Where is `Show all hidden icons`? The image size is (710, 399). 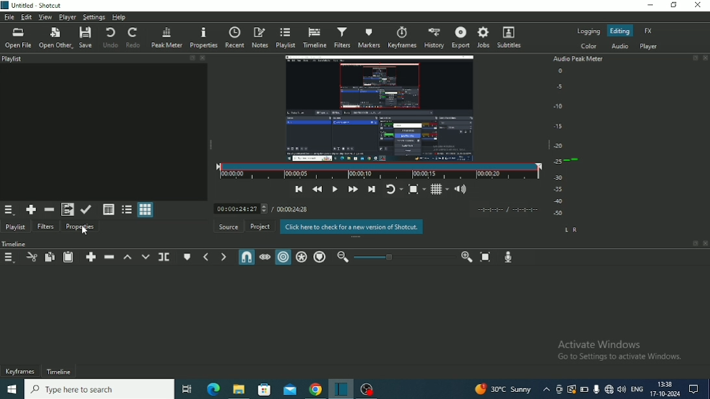 Show all hidden icons is located at coordinates (546, 390).